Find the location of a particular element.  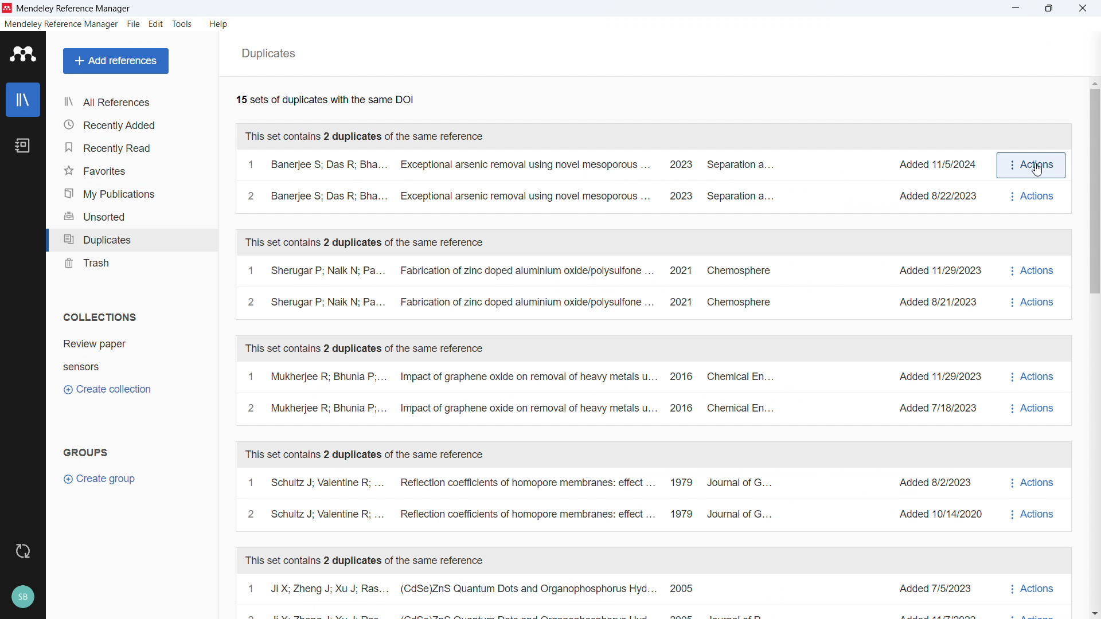

Unsorted  is located at coordinates (131, 216).